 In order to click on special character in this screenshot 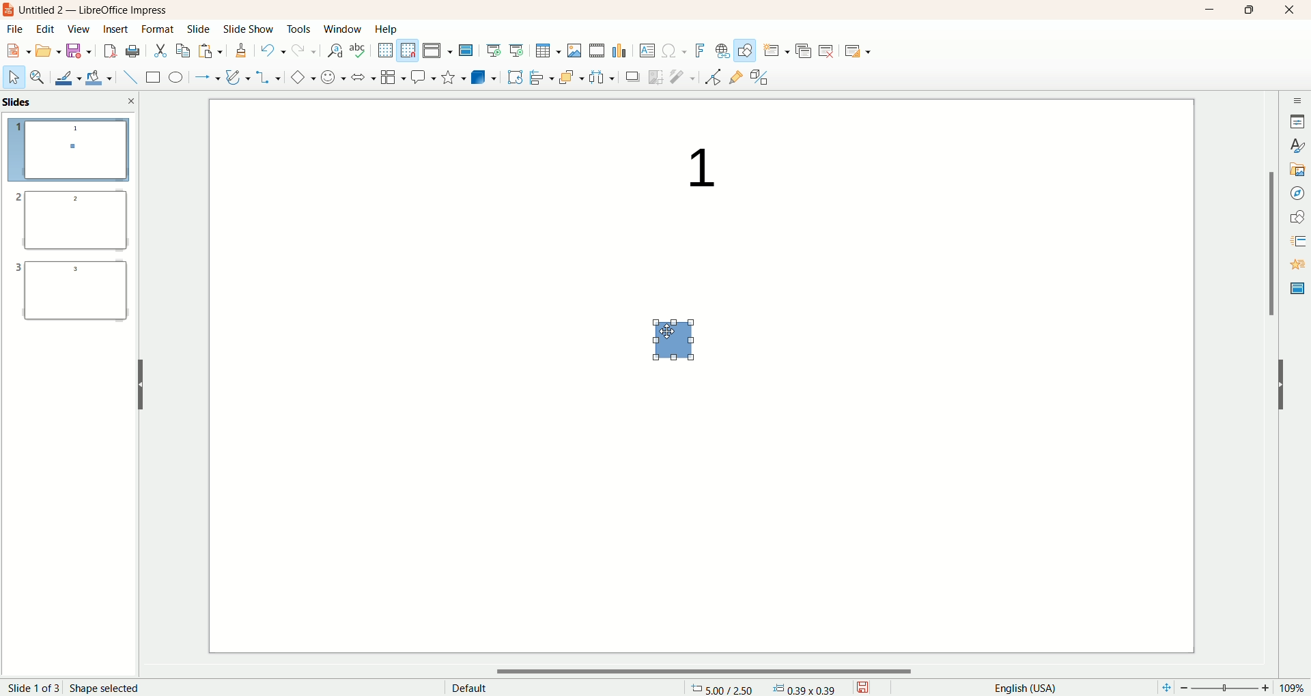, I will do `click(673, 51)`.